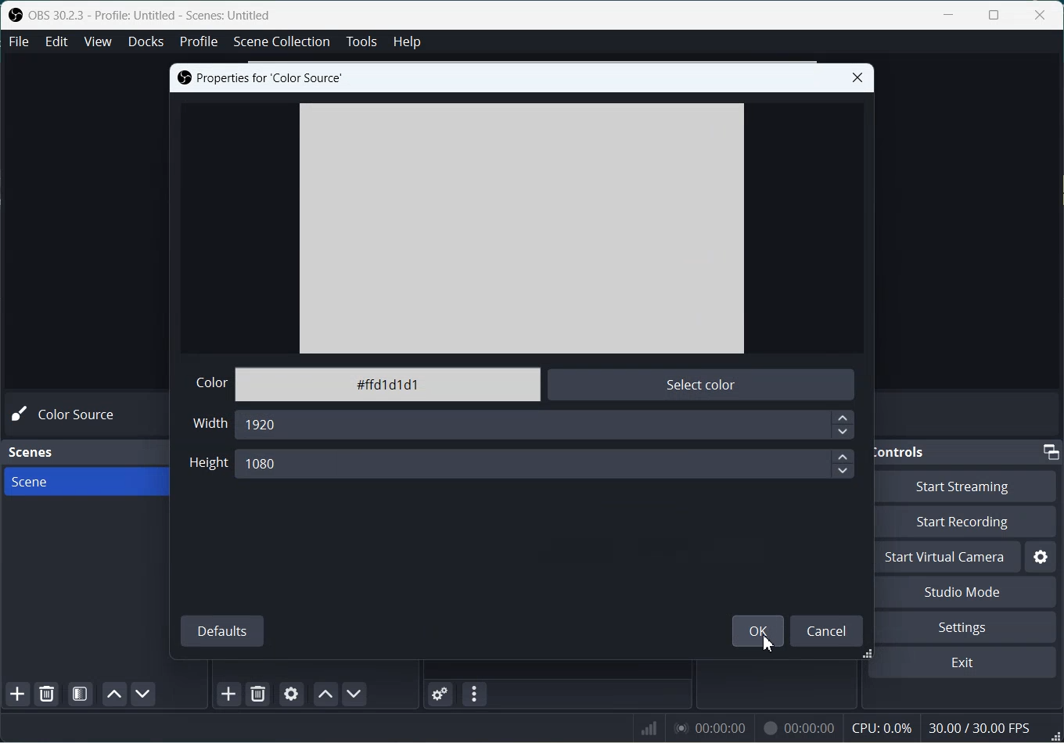 This screenshot has width=1064, height=743. What do you see at coordinates (1052, 451) in the screenshot?
I see `Minimize` at bounding box center [1052, 451].